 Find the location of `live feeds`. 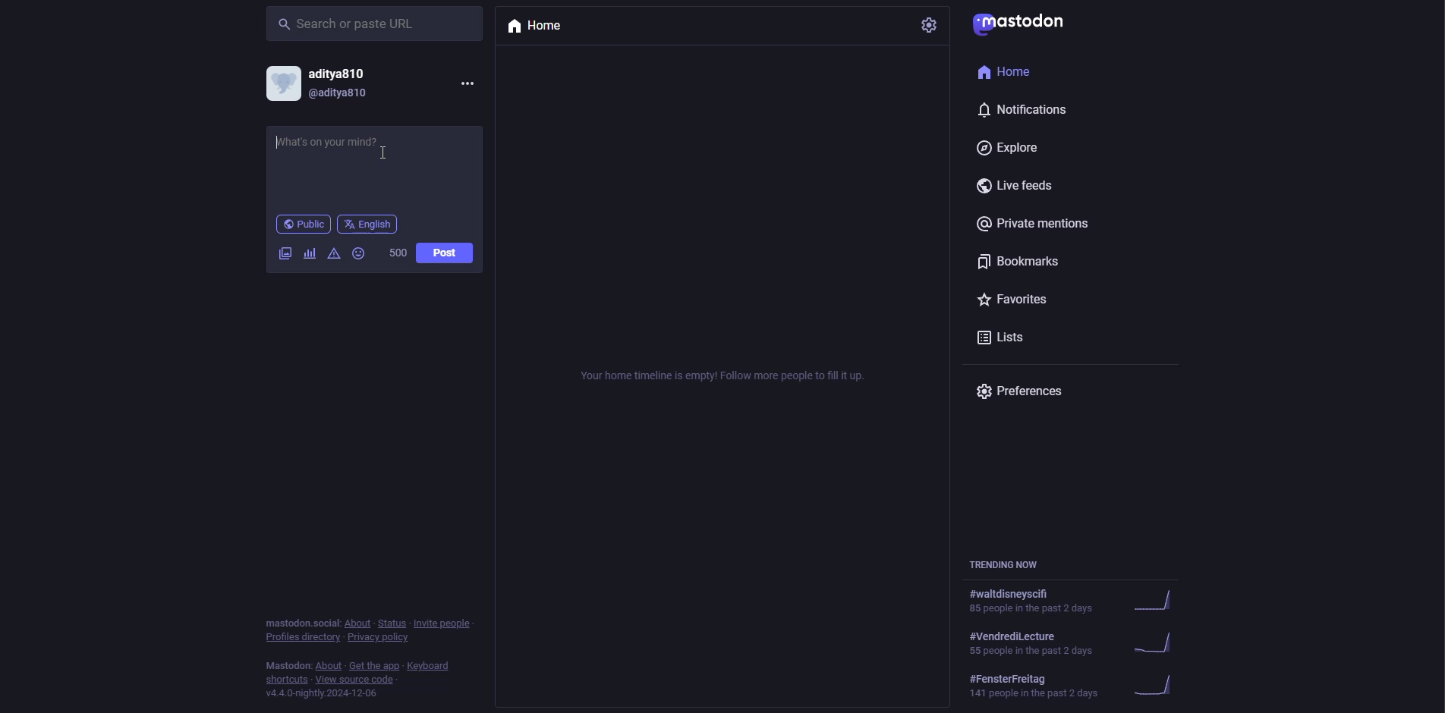

live feeds is located at coordinates (1018, 188).